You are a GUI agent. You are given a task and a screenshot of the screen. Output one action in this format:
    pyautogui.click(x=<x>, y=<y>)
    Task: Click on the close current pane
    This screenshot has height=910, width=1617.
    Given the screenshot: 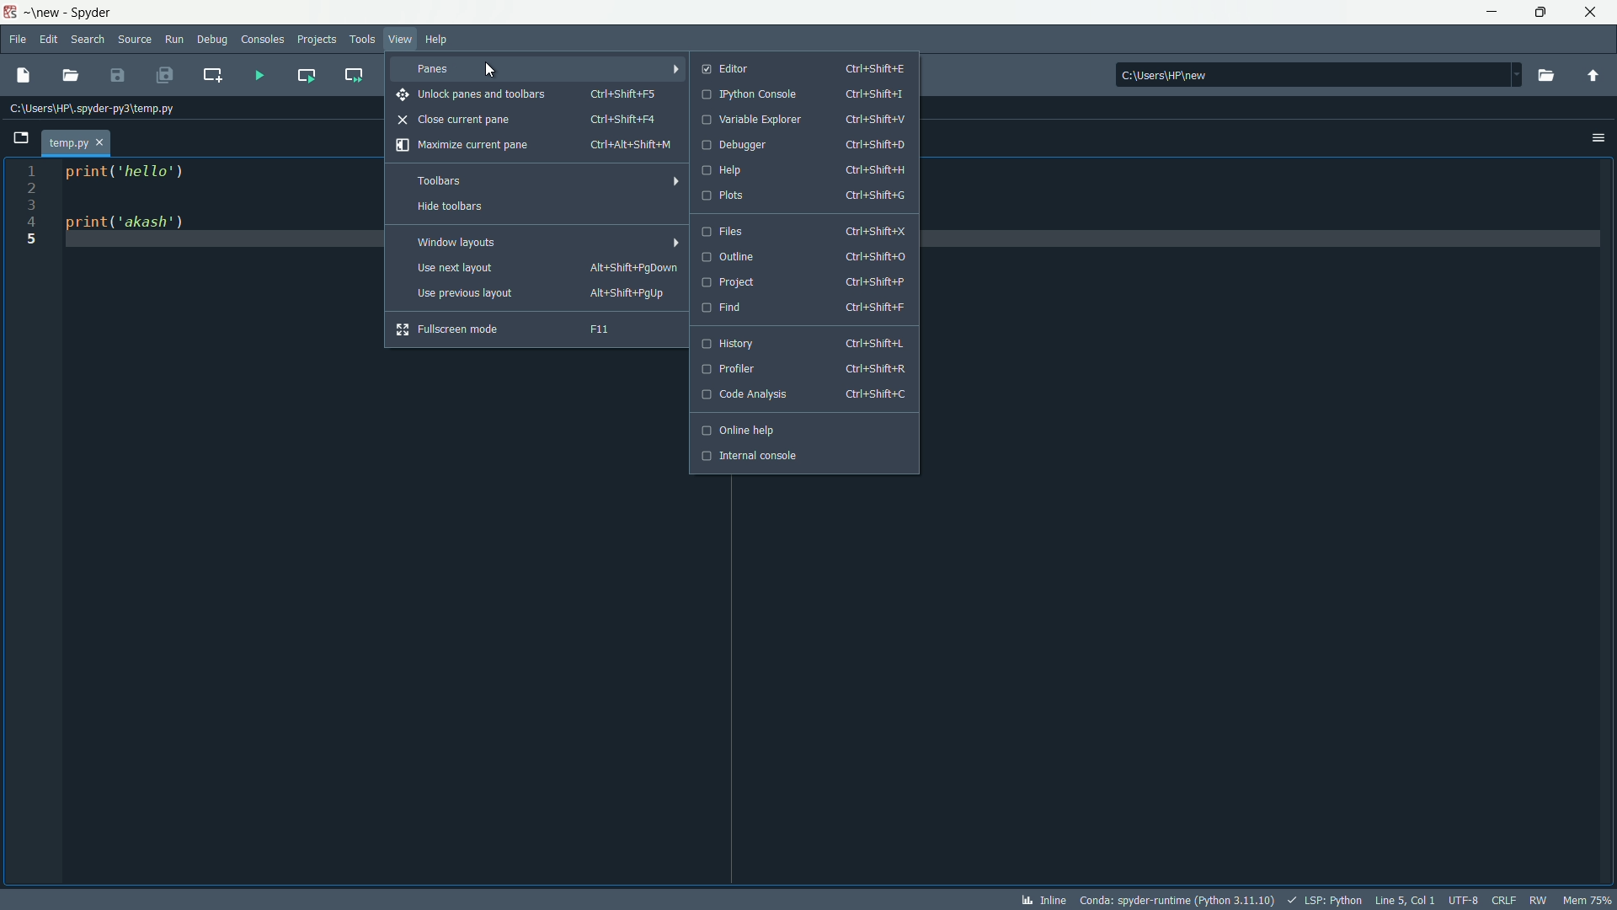 What is the action you would take?
    pyautogui.click(x=529, y=119)
    